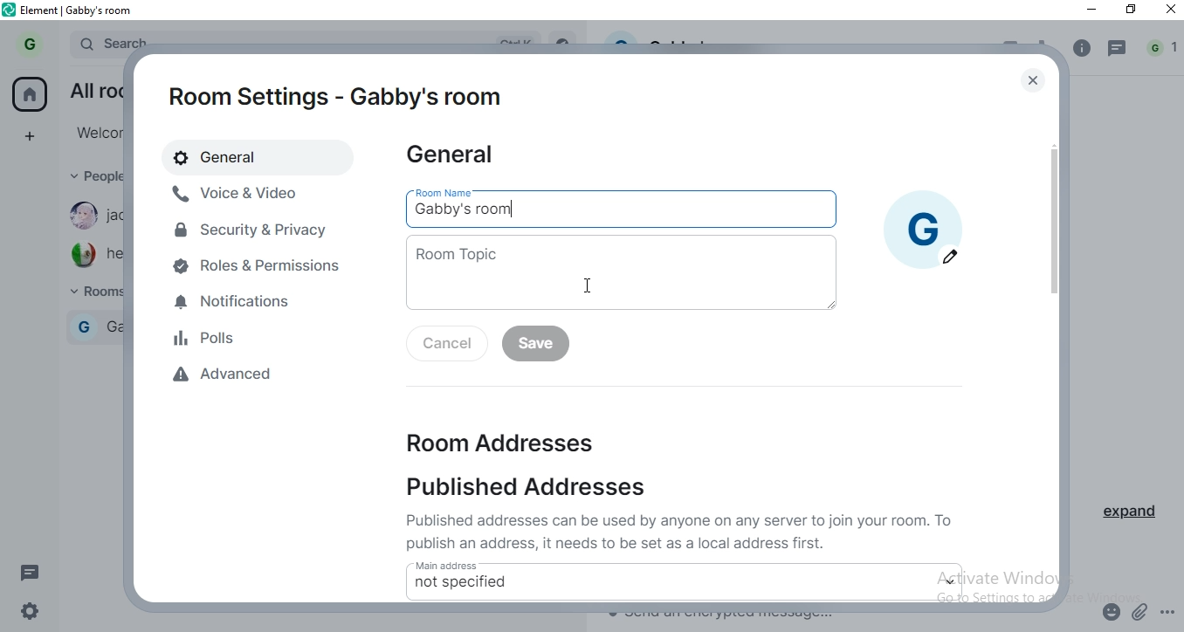 The width and height of the screenshot is (1184, 632). What do you see at coordinates (93, 88) in the screenshot?
I see `all rooms` at bounding box center [93, 88].